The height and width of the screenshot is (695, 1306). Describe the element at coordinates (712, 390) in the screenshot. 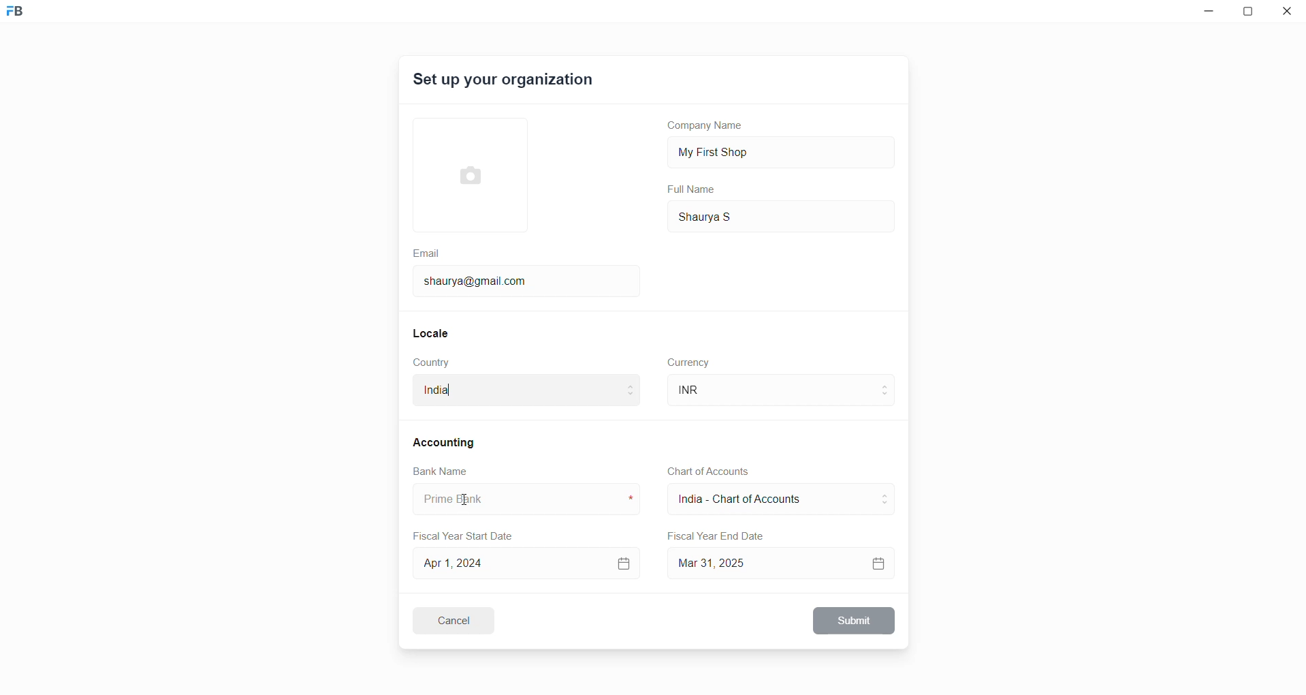

I see `INR` at that location.